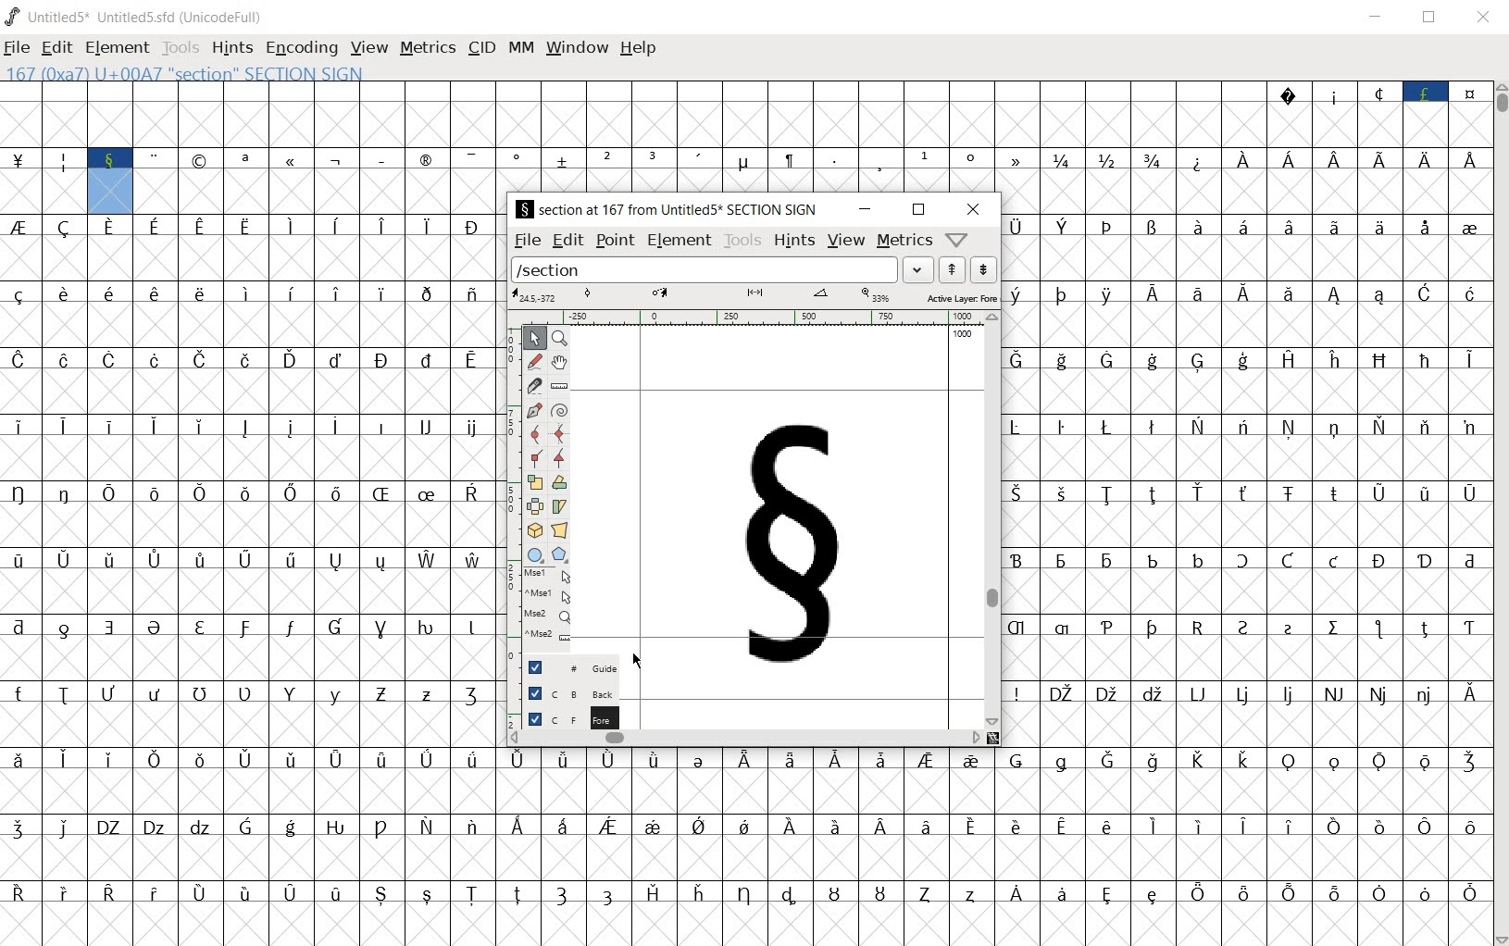  I want to click on special letters, so click(256, 359).